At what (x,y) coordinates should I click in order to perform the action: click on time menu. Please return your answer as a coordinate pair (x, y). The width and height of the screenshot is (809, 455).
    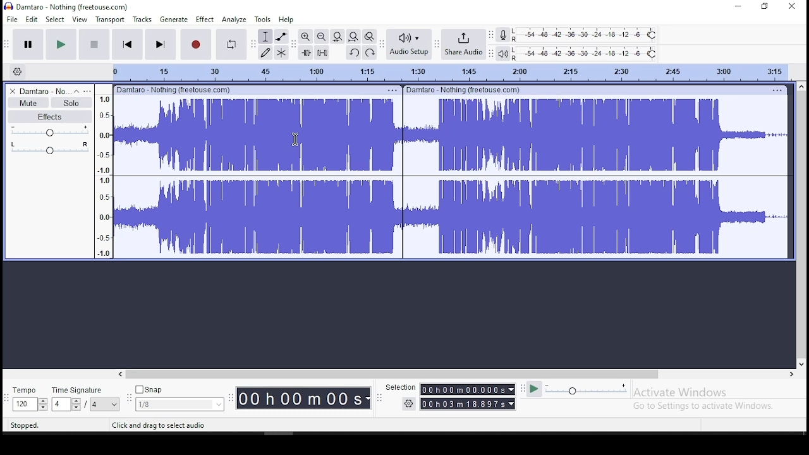
    Looking at the image, I should click on (303, 398).